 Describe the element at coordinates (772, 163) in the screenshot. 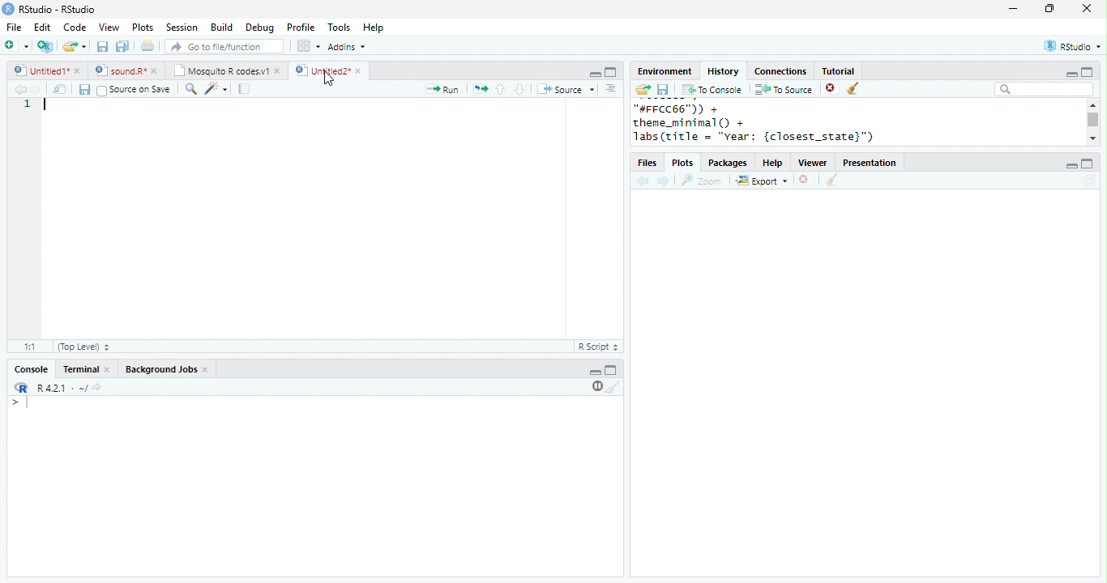

I see `Help` at that location.